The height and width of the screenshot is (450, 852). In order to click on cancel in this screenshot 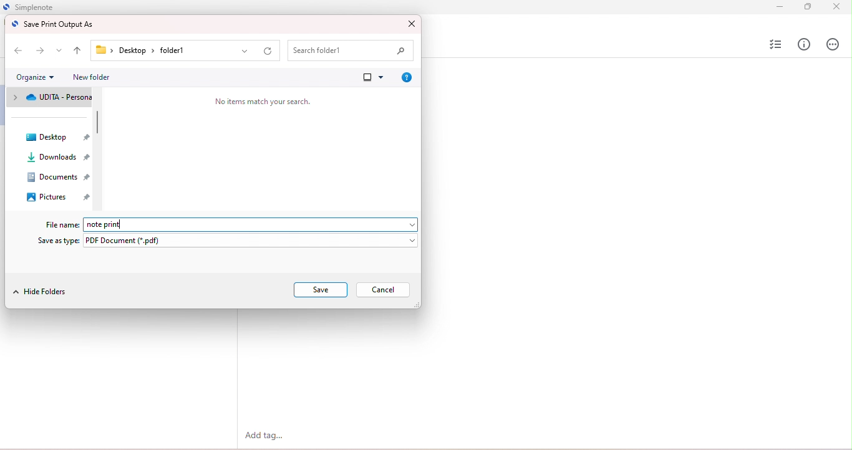, I will do `click(384, 290)`.